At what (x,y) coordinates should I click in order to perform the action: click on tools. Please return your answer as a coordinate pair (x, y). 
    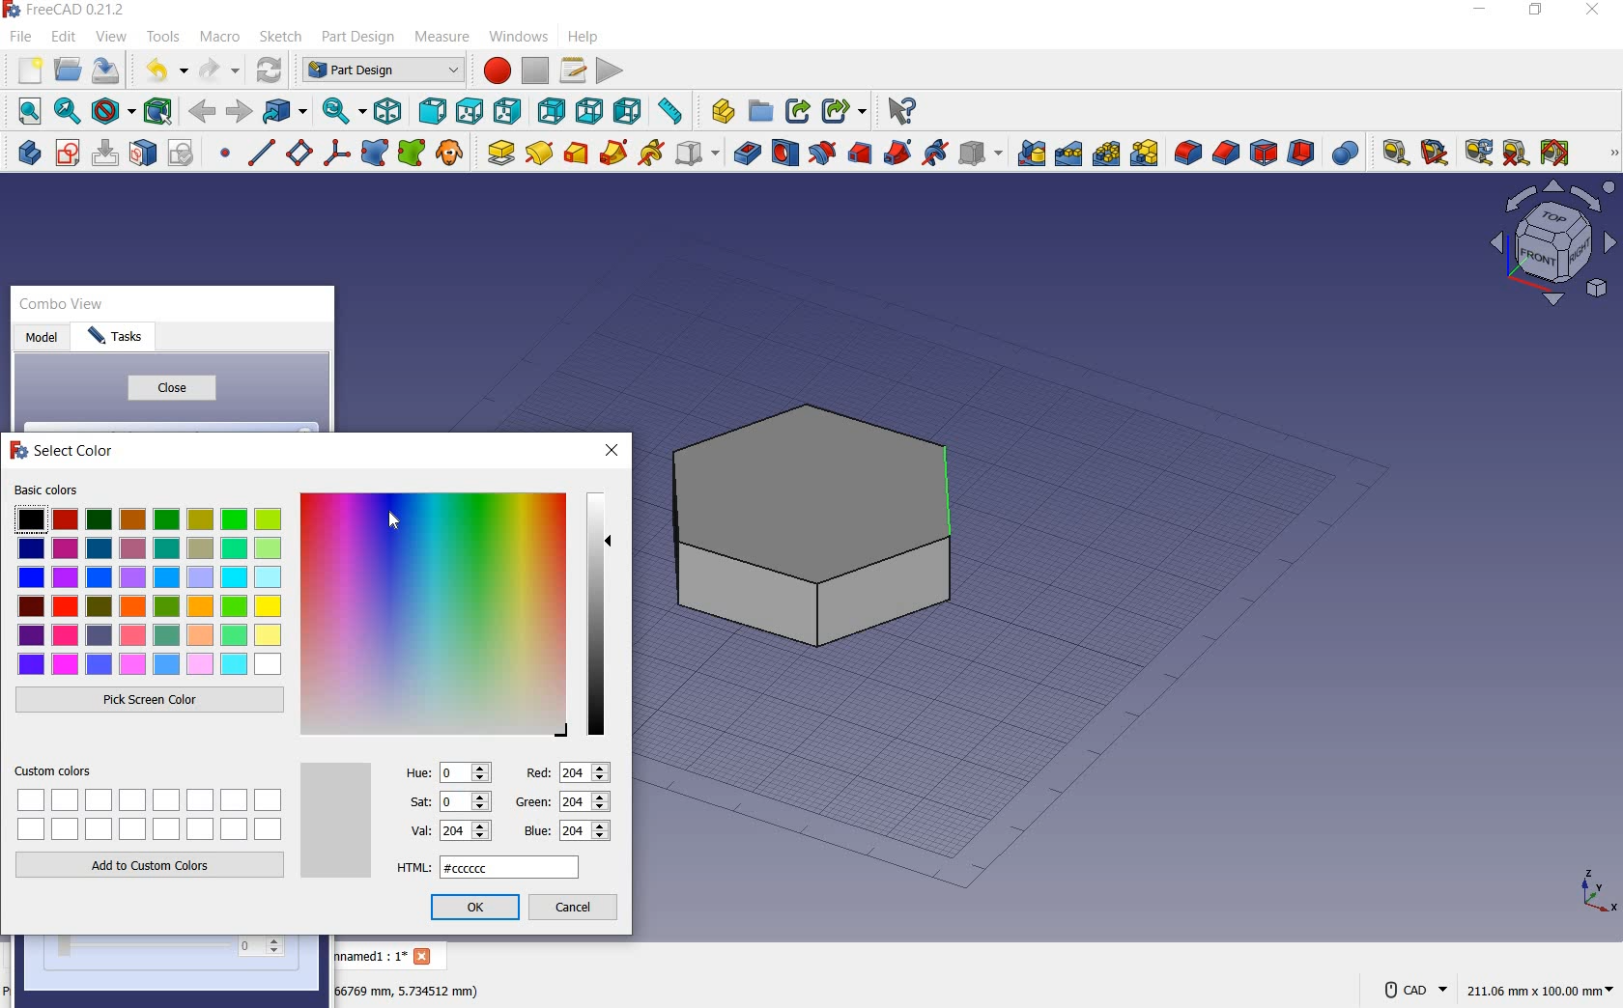
    Looking at the image, I should click on (165, 39).